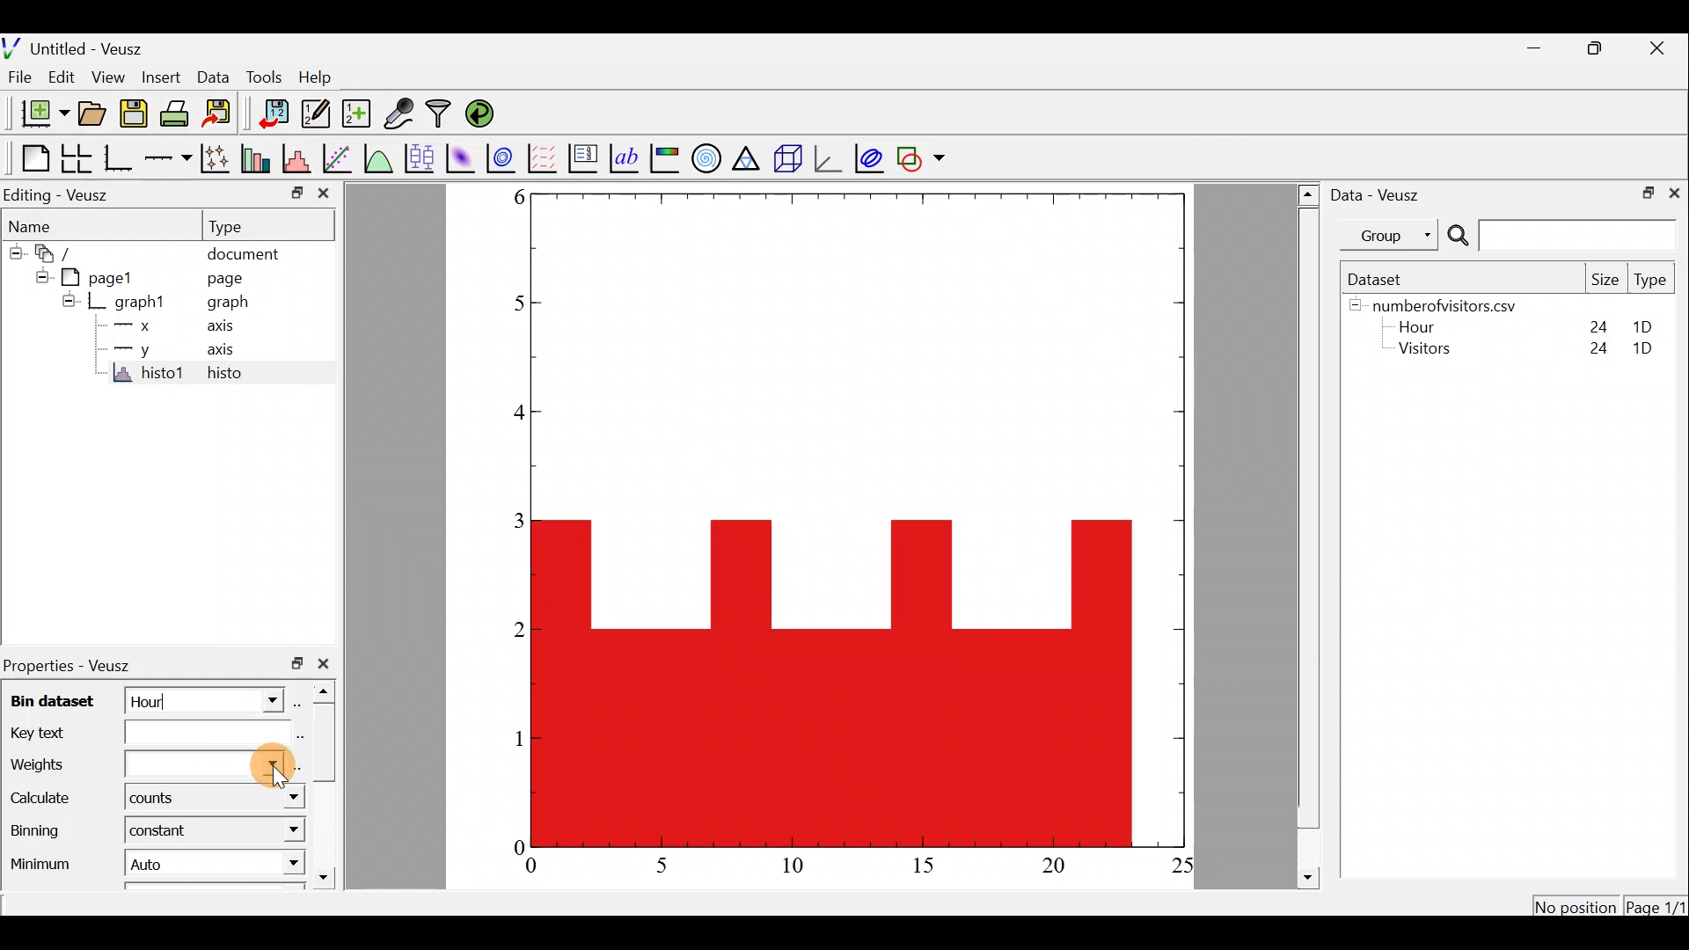 Image resolution: width=1689 pixels, height=950 pixels. What do you see at coordinates (1576, 904) in the screenshot?
I see `No position` at bounding box center [1576, 904].